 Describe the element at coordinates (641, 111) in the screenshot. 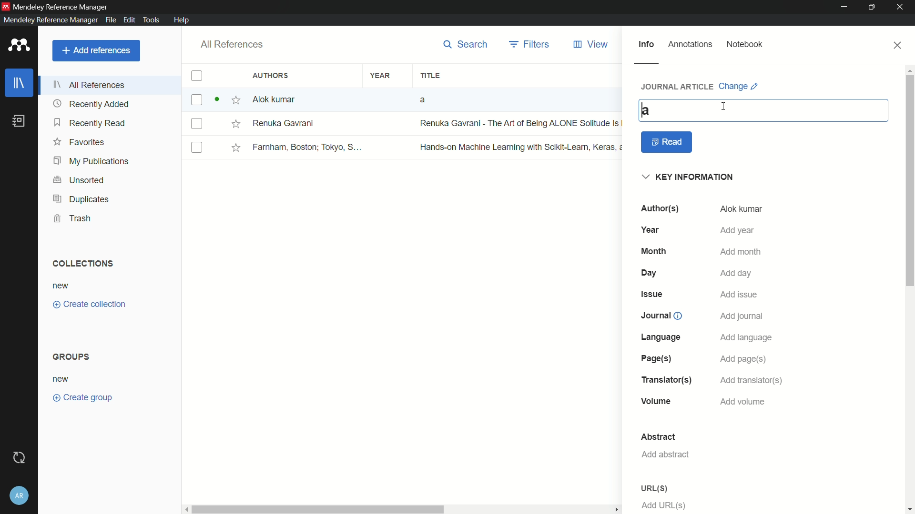

I see `cursor` at that location.